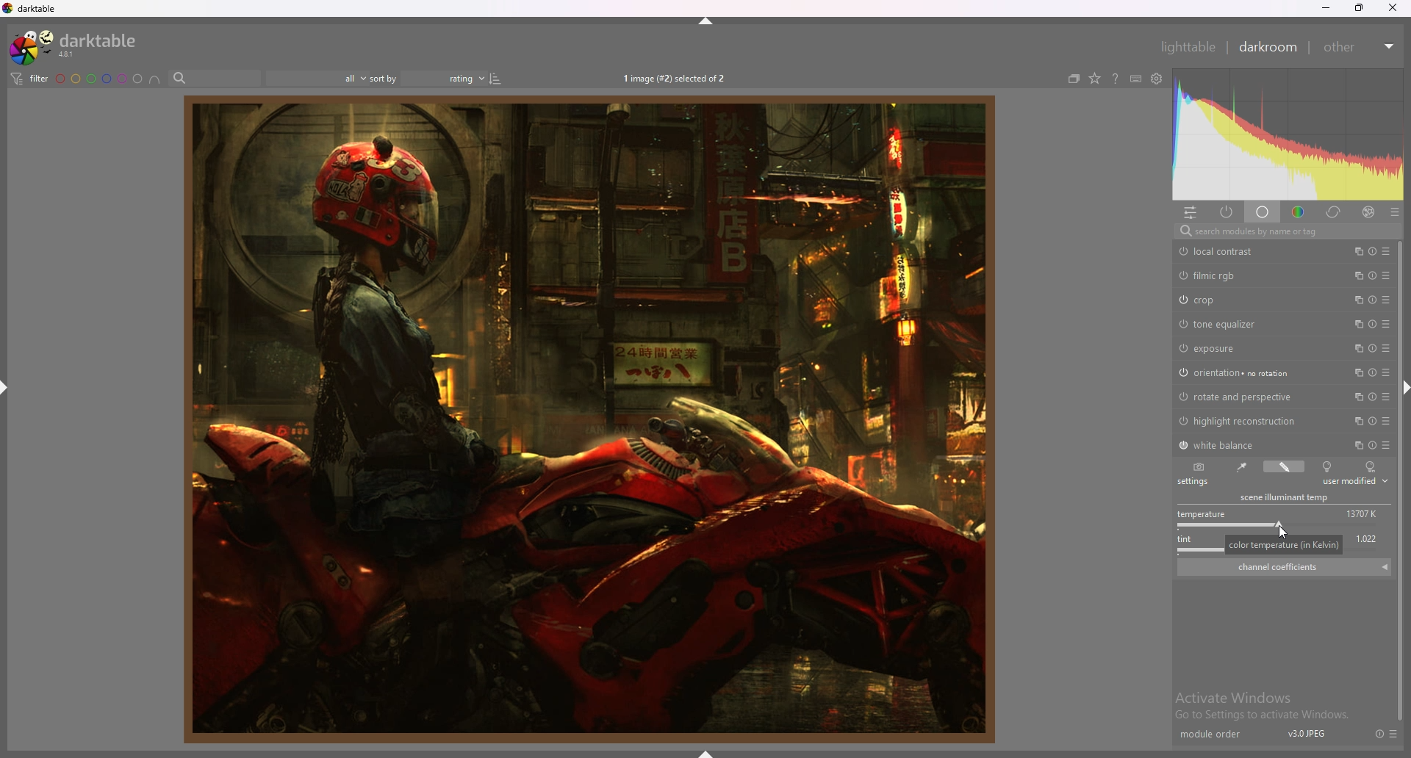 The image size is (1411, 758). What do you see at coordinates (154, 79) in the screenshot?
I see `including color label` at bounding box center [154, 79].